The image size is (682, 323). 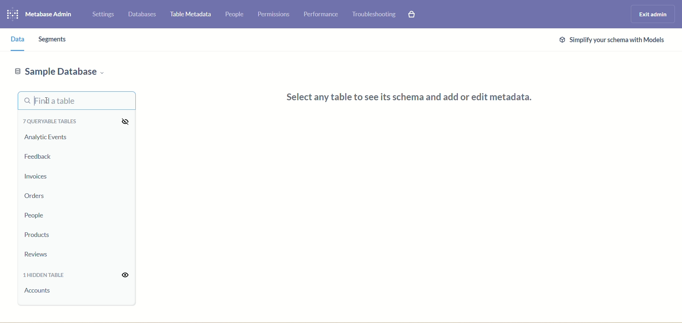 I want to click on settings, so click(x=104, y=15).